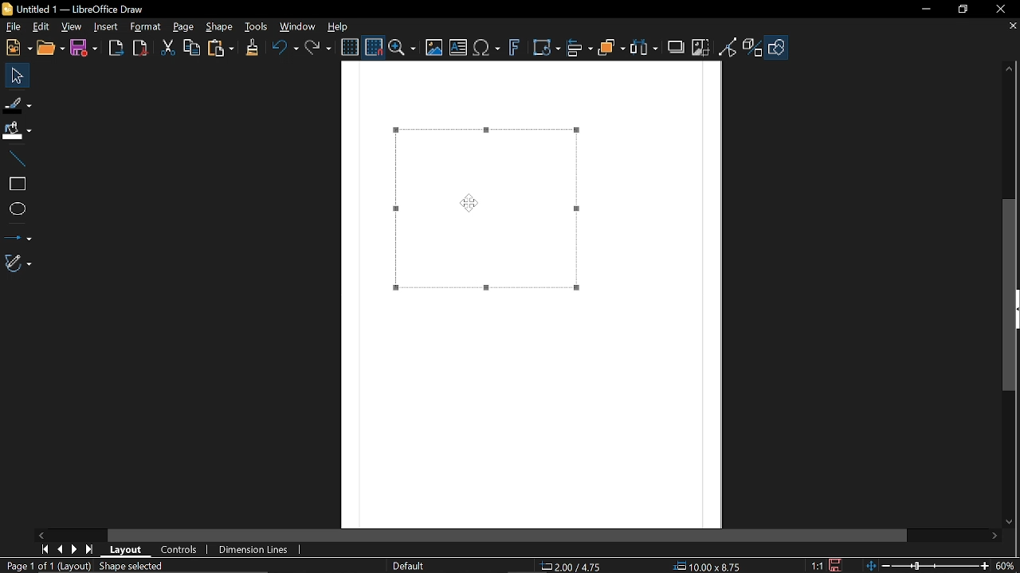  What do you see at coordinates (350, 48) in the screenshot?
I see `Display grid` at bounding box center [350, 48].